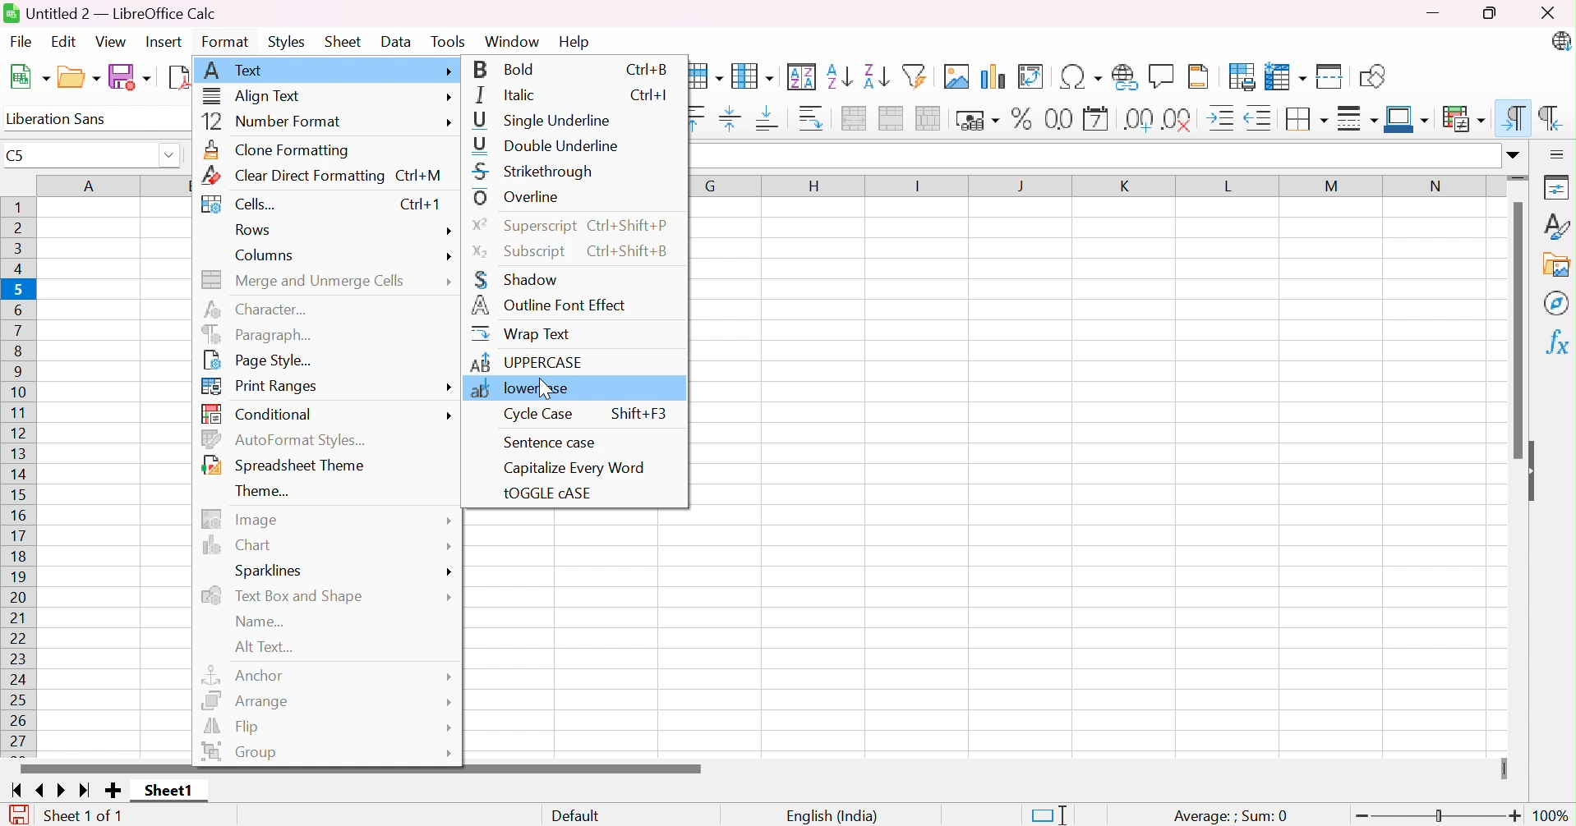 The height and width of the screenshot is (826, 1576). Describe the element at coordinates (1307, 121) in the screenshot. I see `Borders` at that location.